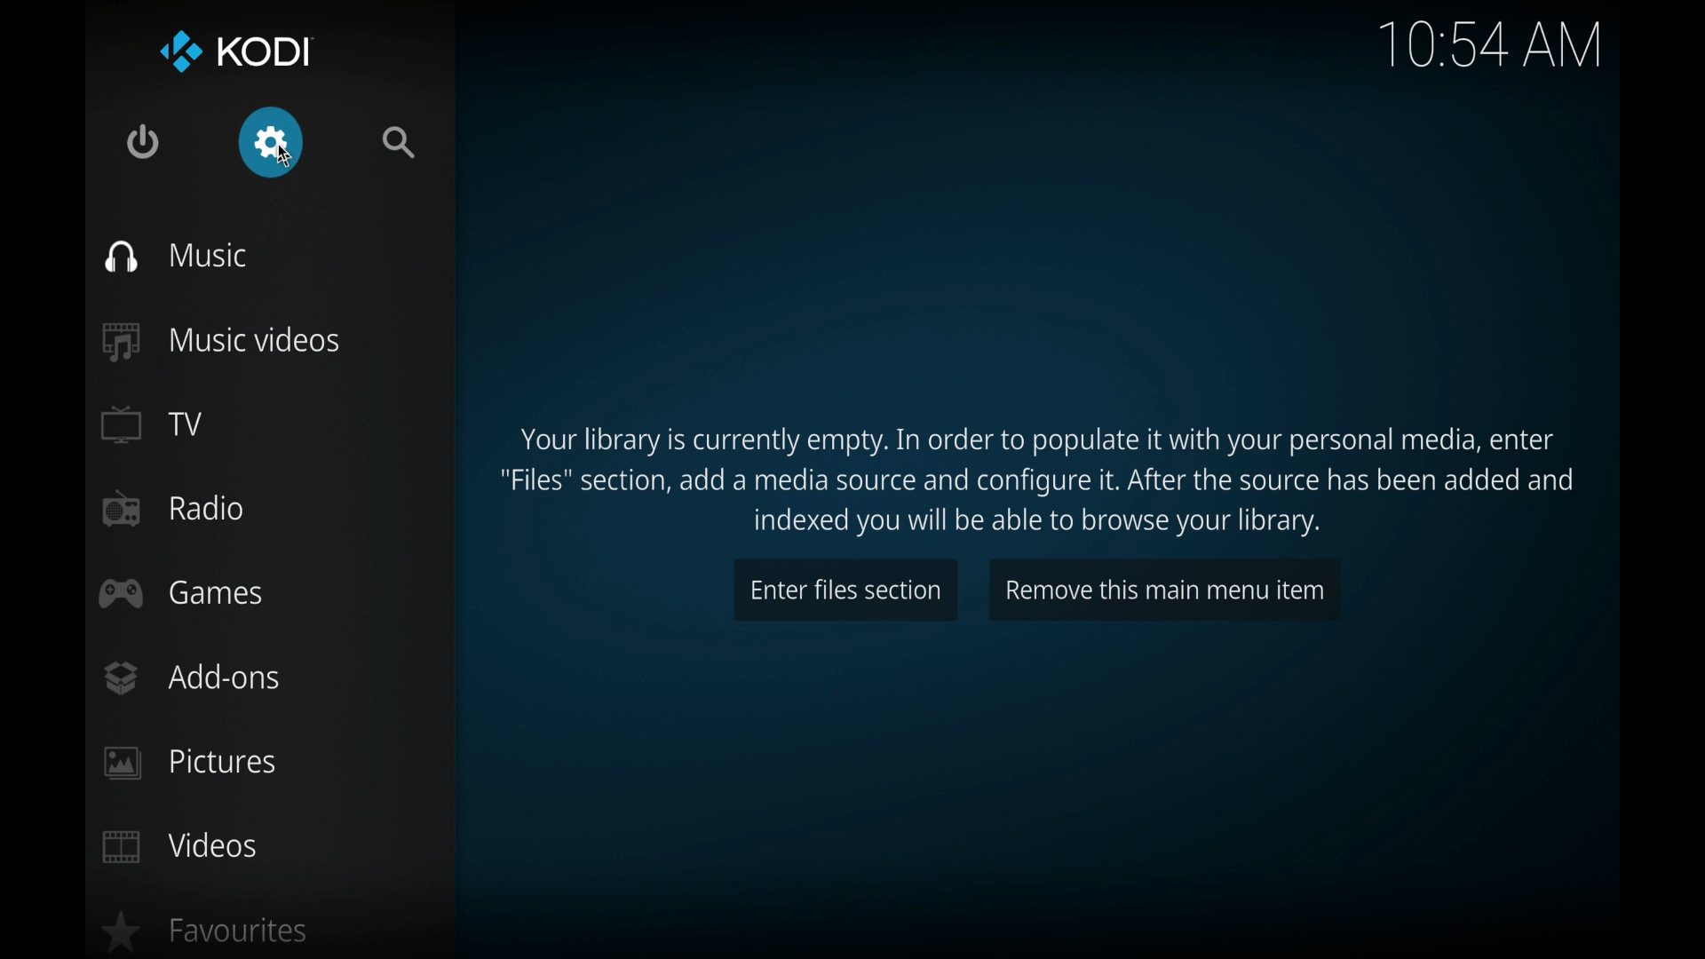 The image size is (1705, 959). Describe the element at coordinates (175, 508) in the screenshot. I see `radio` at that location.